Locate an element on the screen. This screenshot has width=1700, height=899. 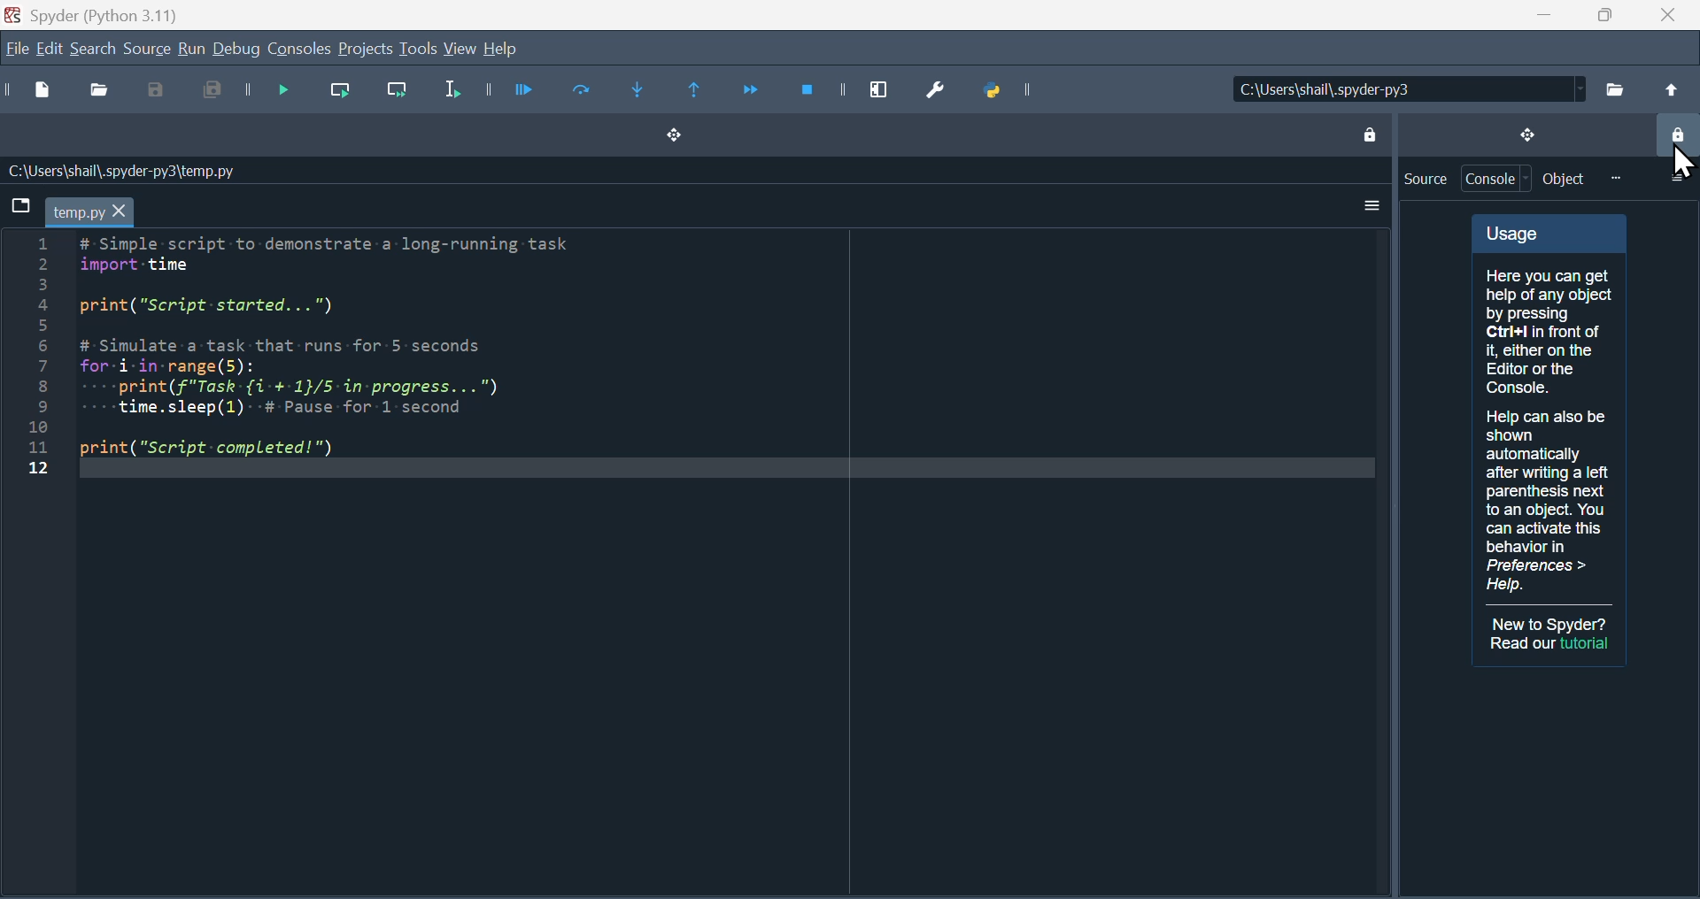
Maximise current window is located at coordinates (879, 85).